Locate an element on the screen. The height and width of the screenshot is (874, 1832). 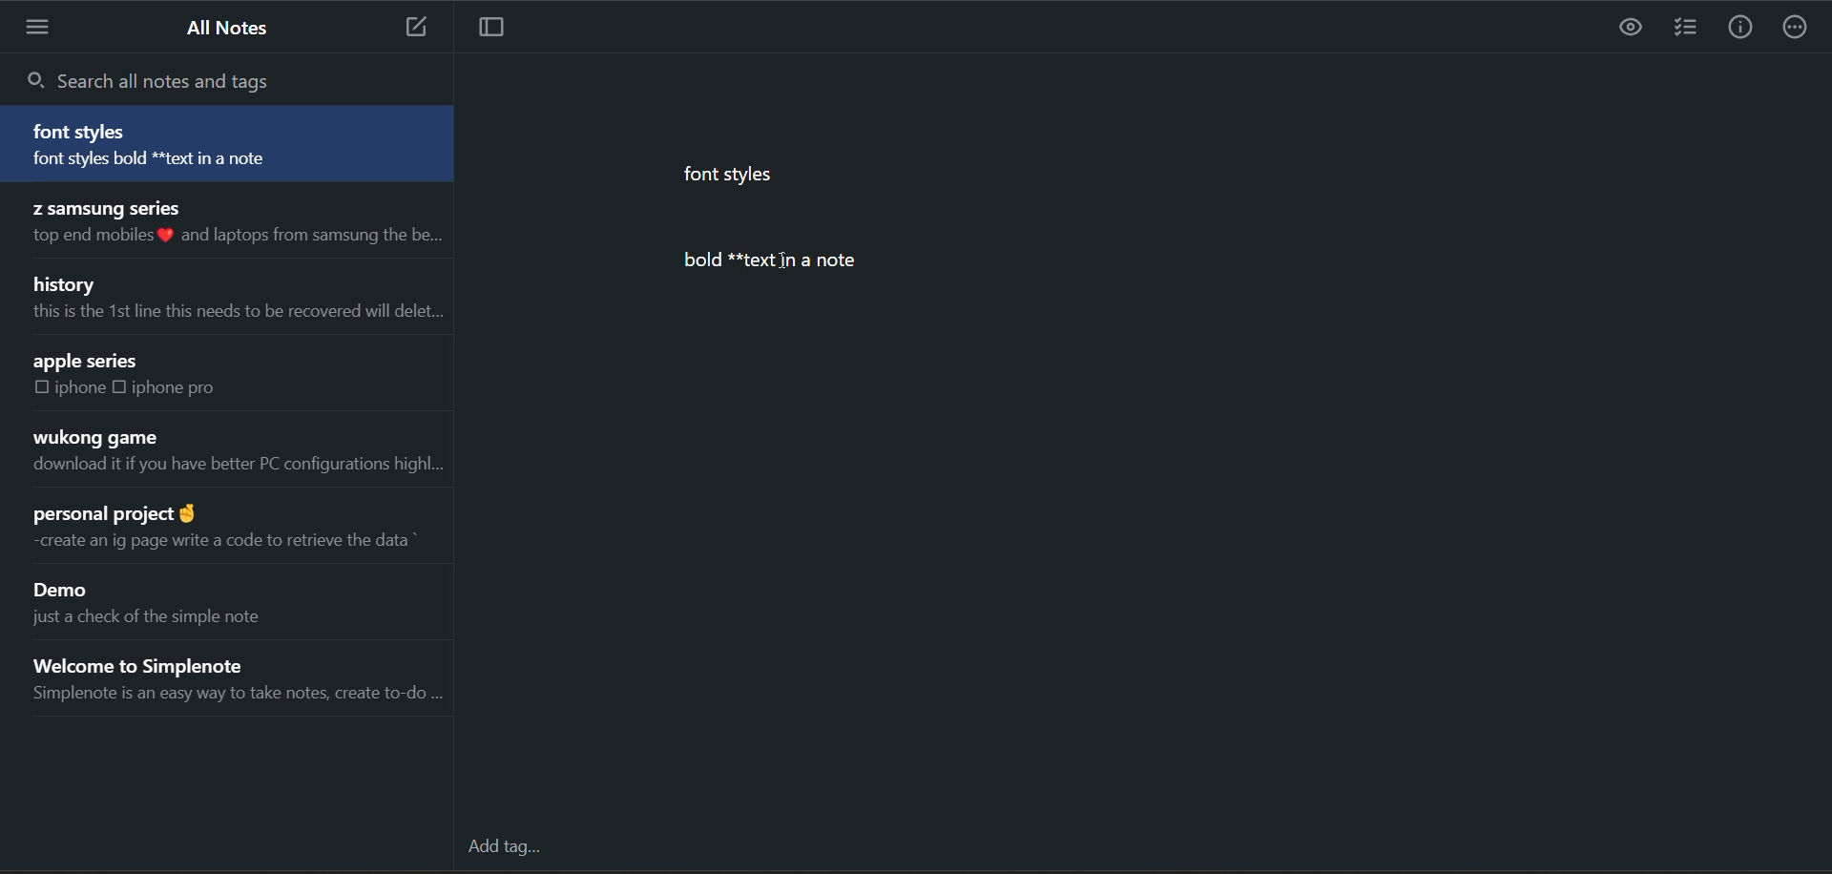
download it if you have better PC configurations highl... is located at coordinates (236, 468).